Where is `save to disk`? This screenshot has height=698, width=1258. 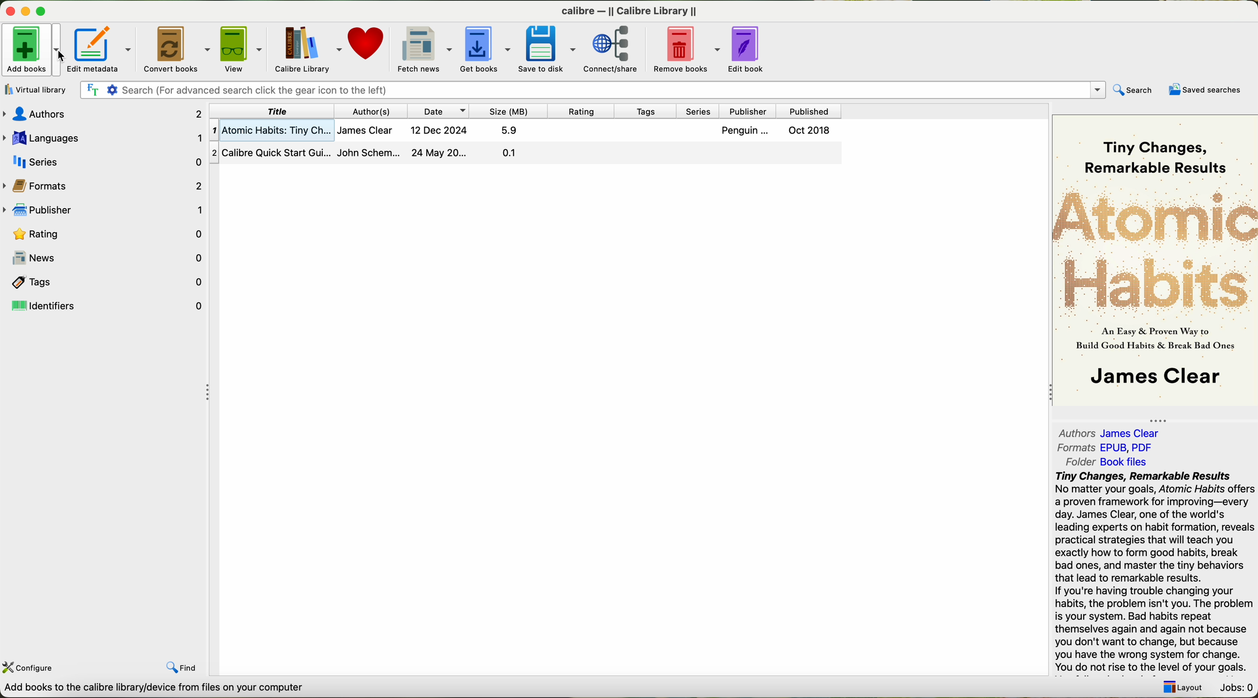 save to disk is located at coordinates (547, 49).